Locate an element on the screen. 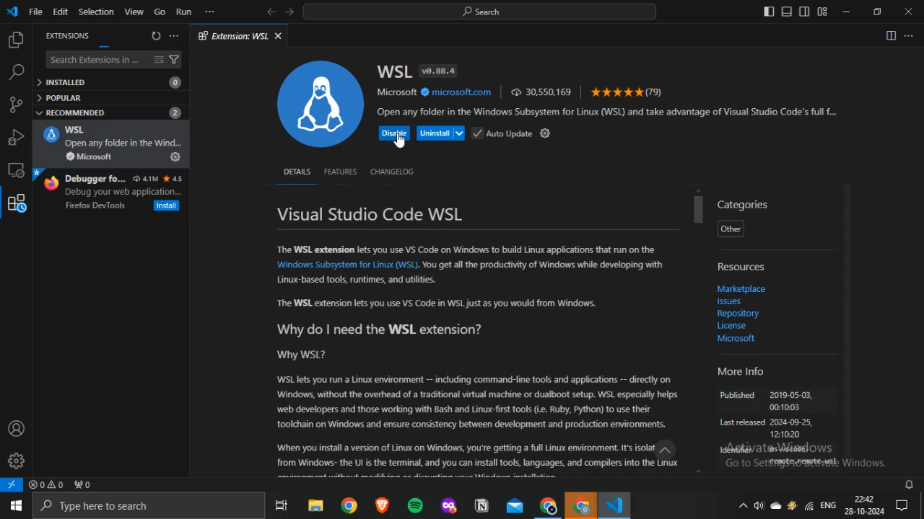 The image size is (924, 519). Selection is located at coordinates (95, 12).